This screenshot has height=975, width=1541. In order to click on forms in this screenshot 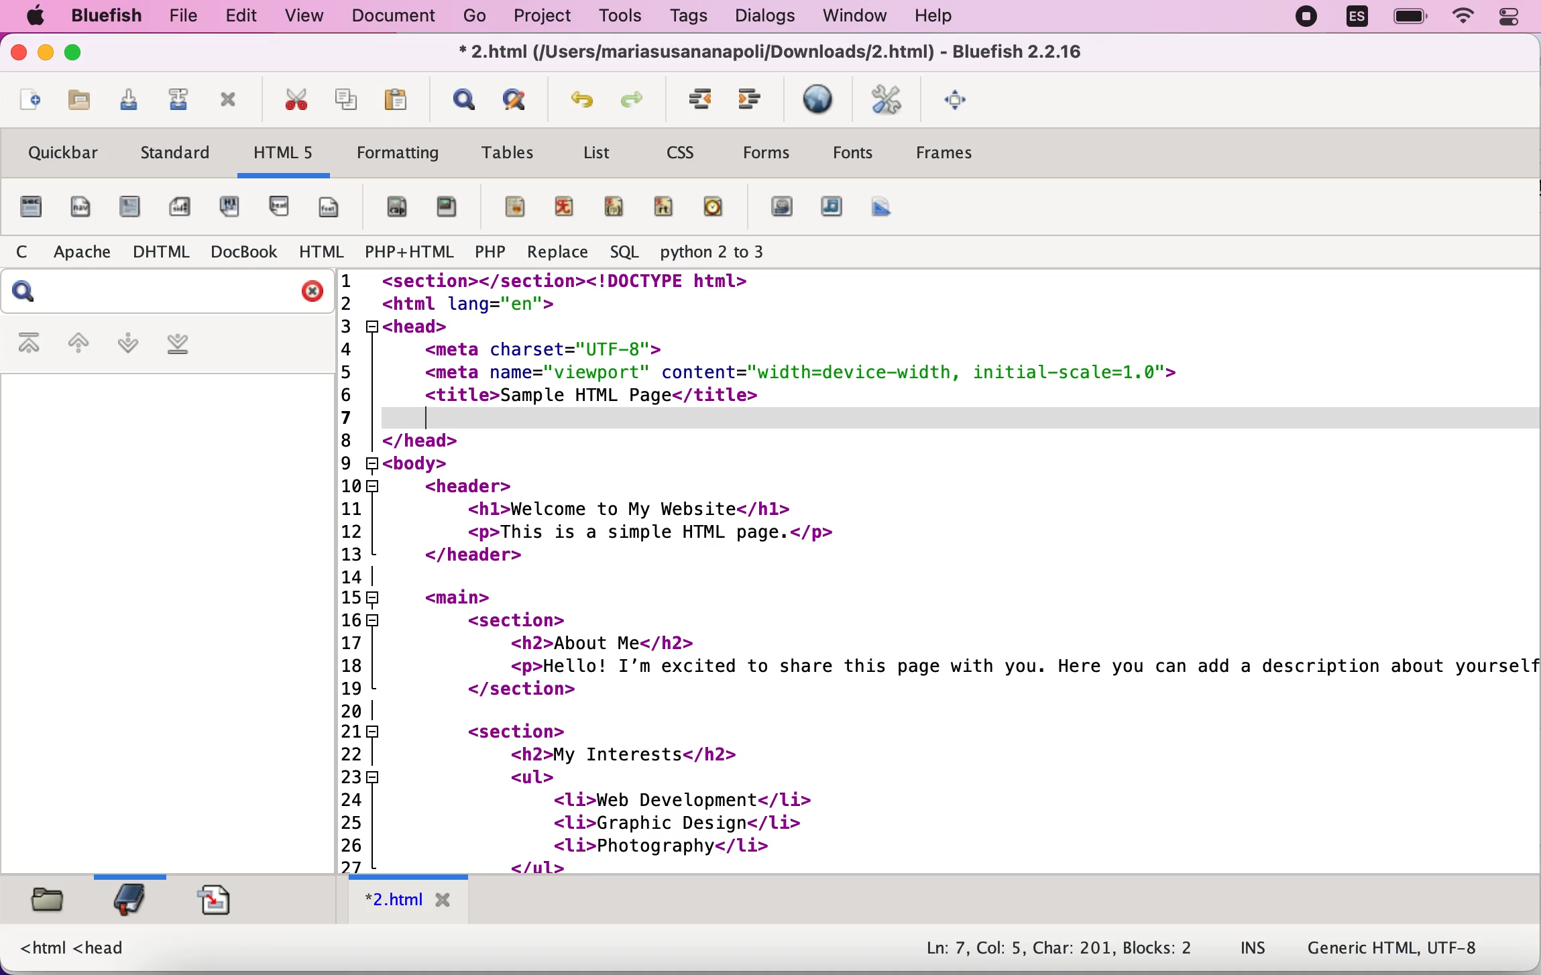, I will do `click(772, 153)`.